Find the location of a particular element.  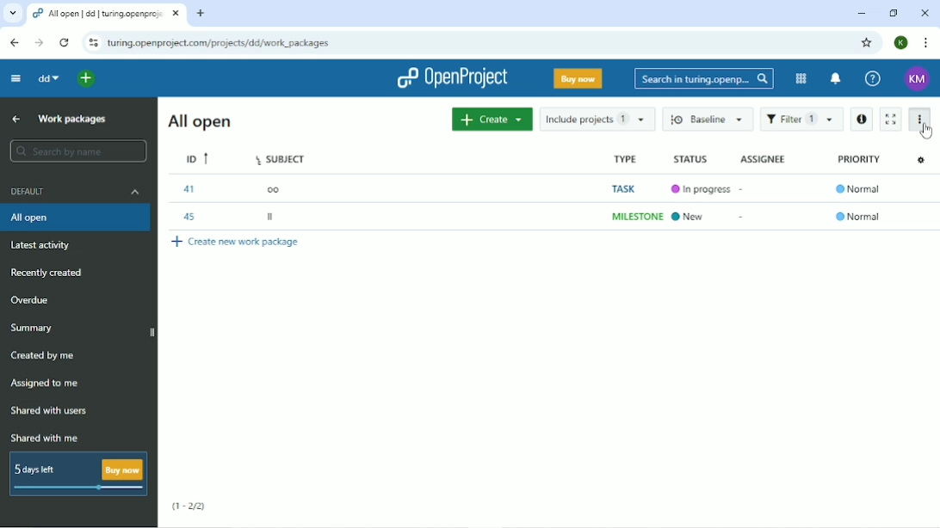

backward is located at coordinates (12, 42).